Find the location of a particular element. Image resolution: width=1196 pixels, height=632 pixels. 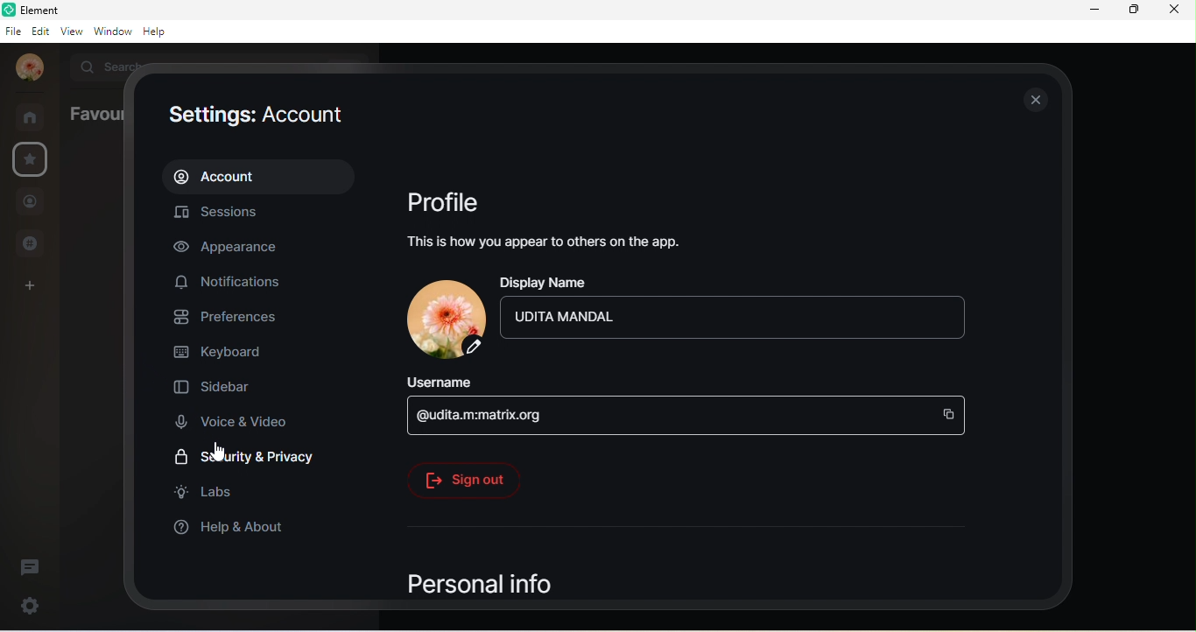

maximize is located at coordinates (1131, 11).